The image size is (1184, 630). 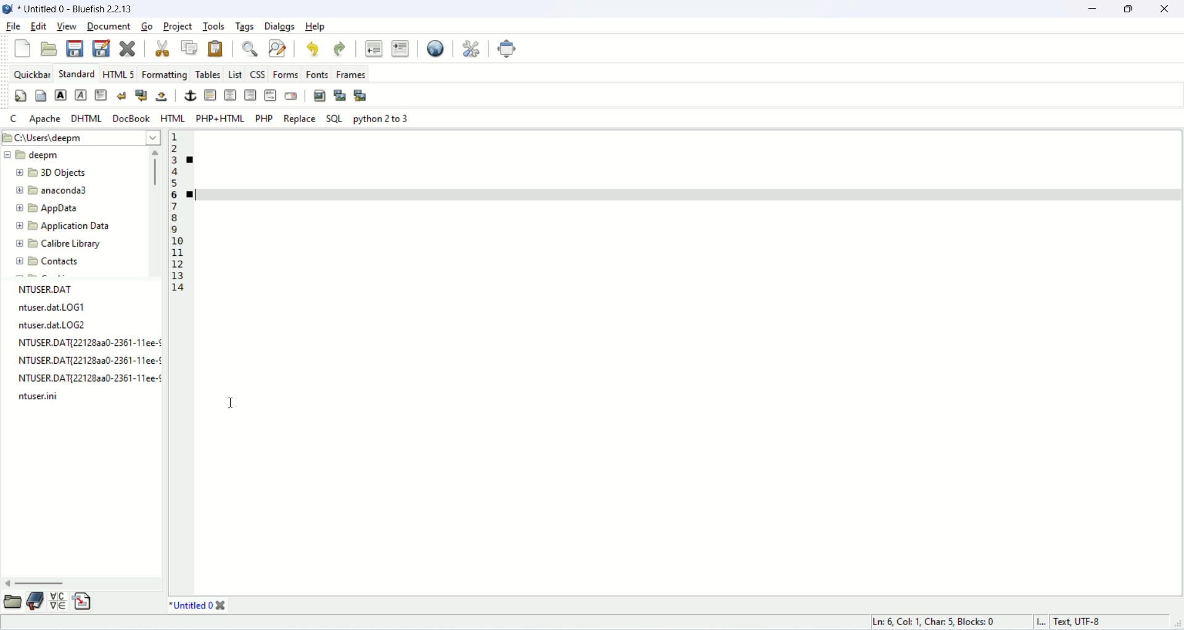 What do you see at coordinates (84, 605) in the screenshot?
I see `snippets` at bounding box center [84, 605].